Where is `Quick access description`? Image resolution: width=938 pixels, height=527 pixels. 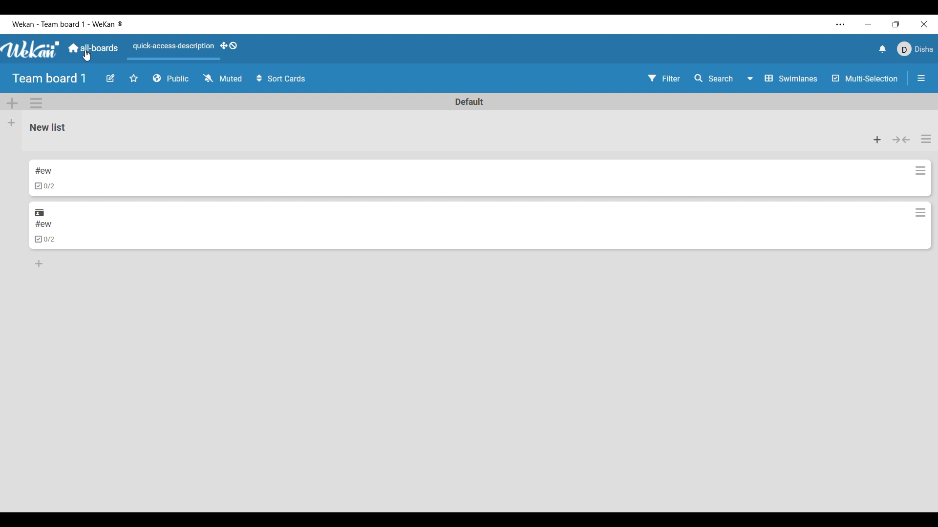
Quick access description is located at coordinates (173, 46).